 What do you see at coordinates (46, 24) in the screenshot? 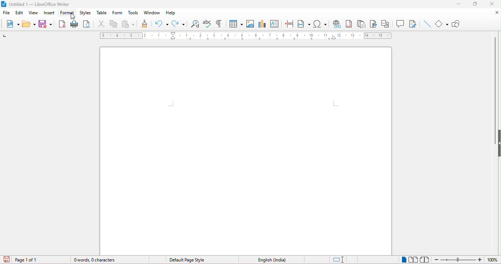
I see `save` at bounding box center [46, 24].